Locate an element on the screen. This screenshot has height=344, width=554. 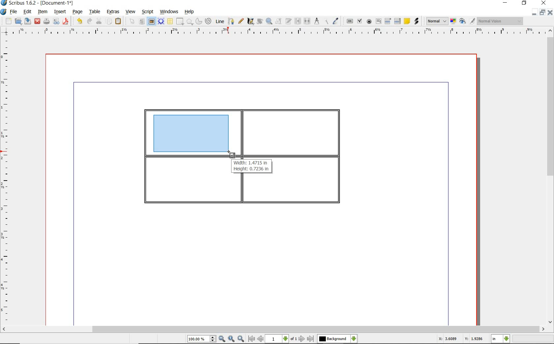
pdf check box is located at coordinates (360, 22).